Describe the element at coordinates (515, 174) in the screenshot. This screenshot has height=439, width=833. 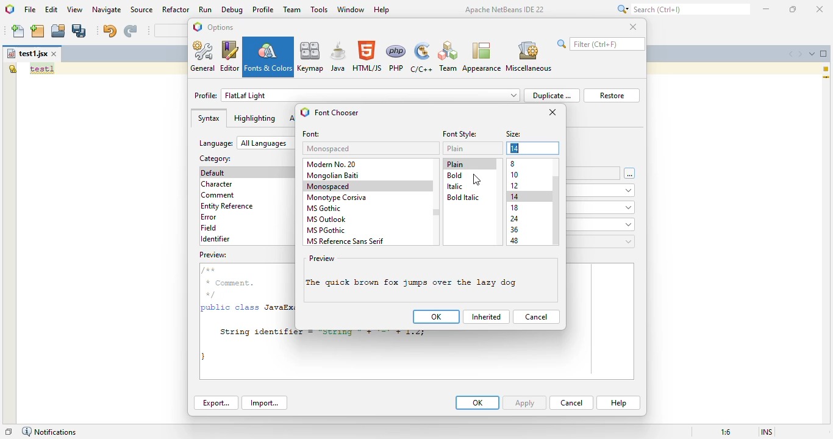
I see `10` at that location.